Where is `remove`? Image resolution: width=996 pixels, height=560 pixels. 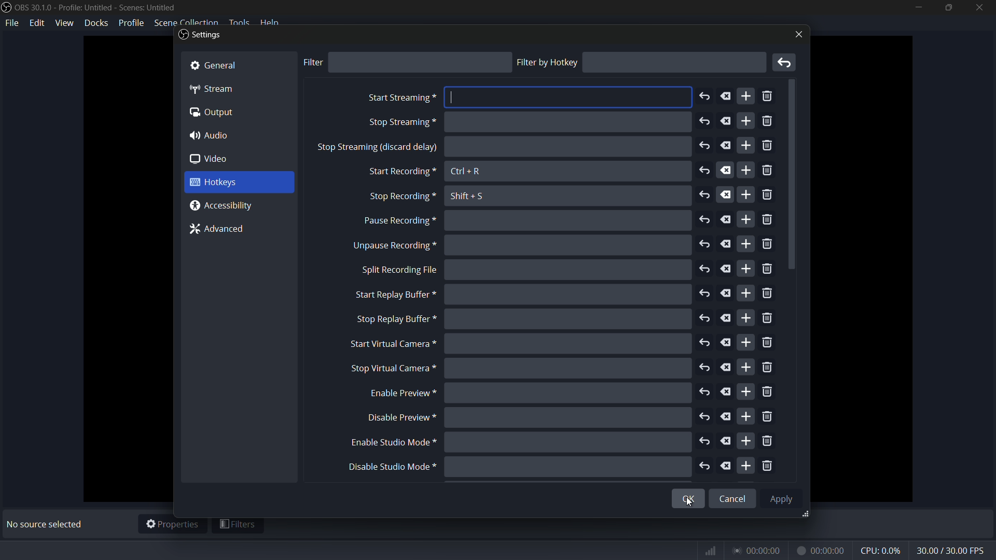
remove is located at coordinates (767, 294).